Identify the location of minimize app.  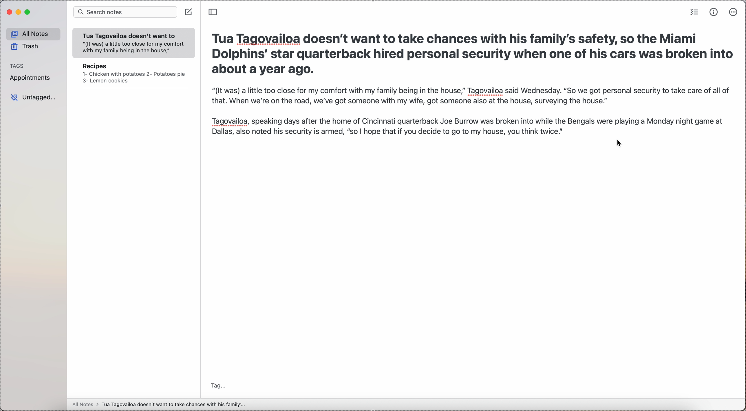
(19, 13).